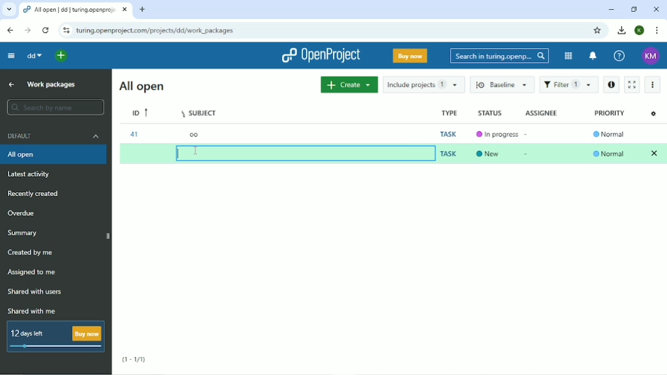 The height and width of the screenshot is (375, 667). Describe the element at coordinates (194, 136) in the screenshot. I see `oo` at that location.